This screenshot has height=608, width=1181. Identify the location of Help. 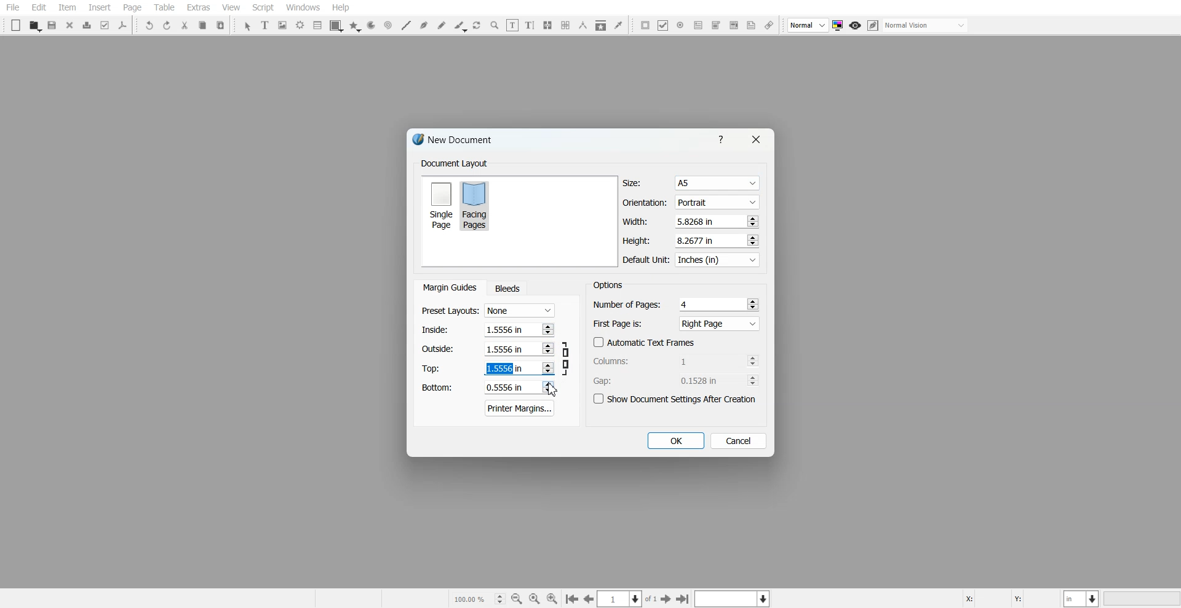
(340, 7).